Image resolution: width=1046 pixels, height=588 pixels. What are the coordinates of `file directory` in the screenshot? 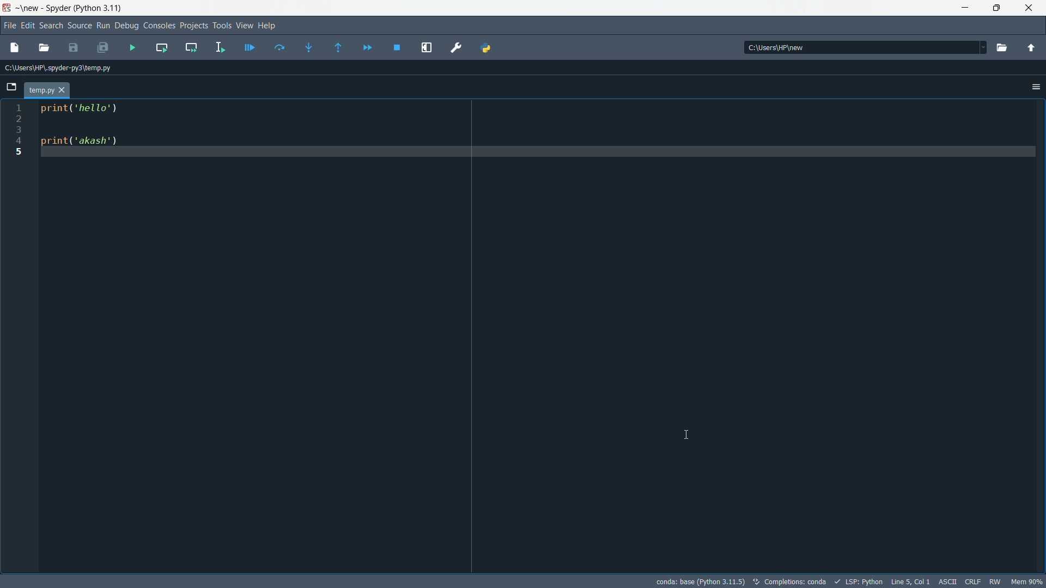 It's located at (57, 68).